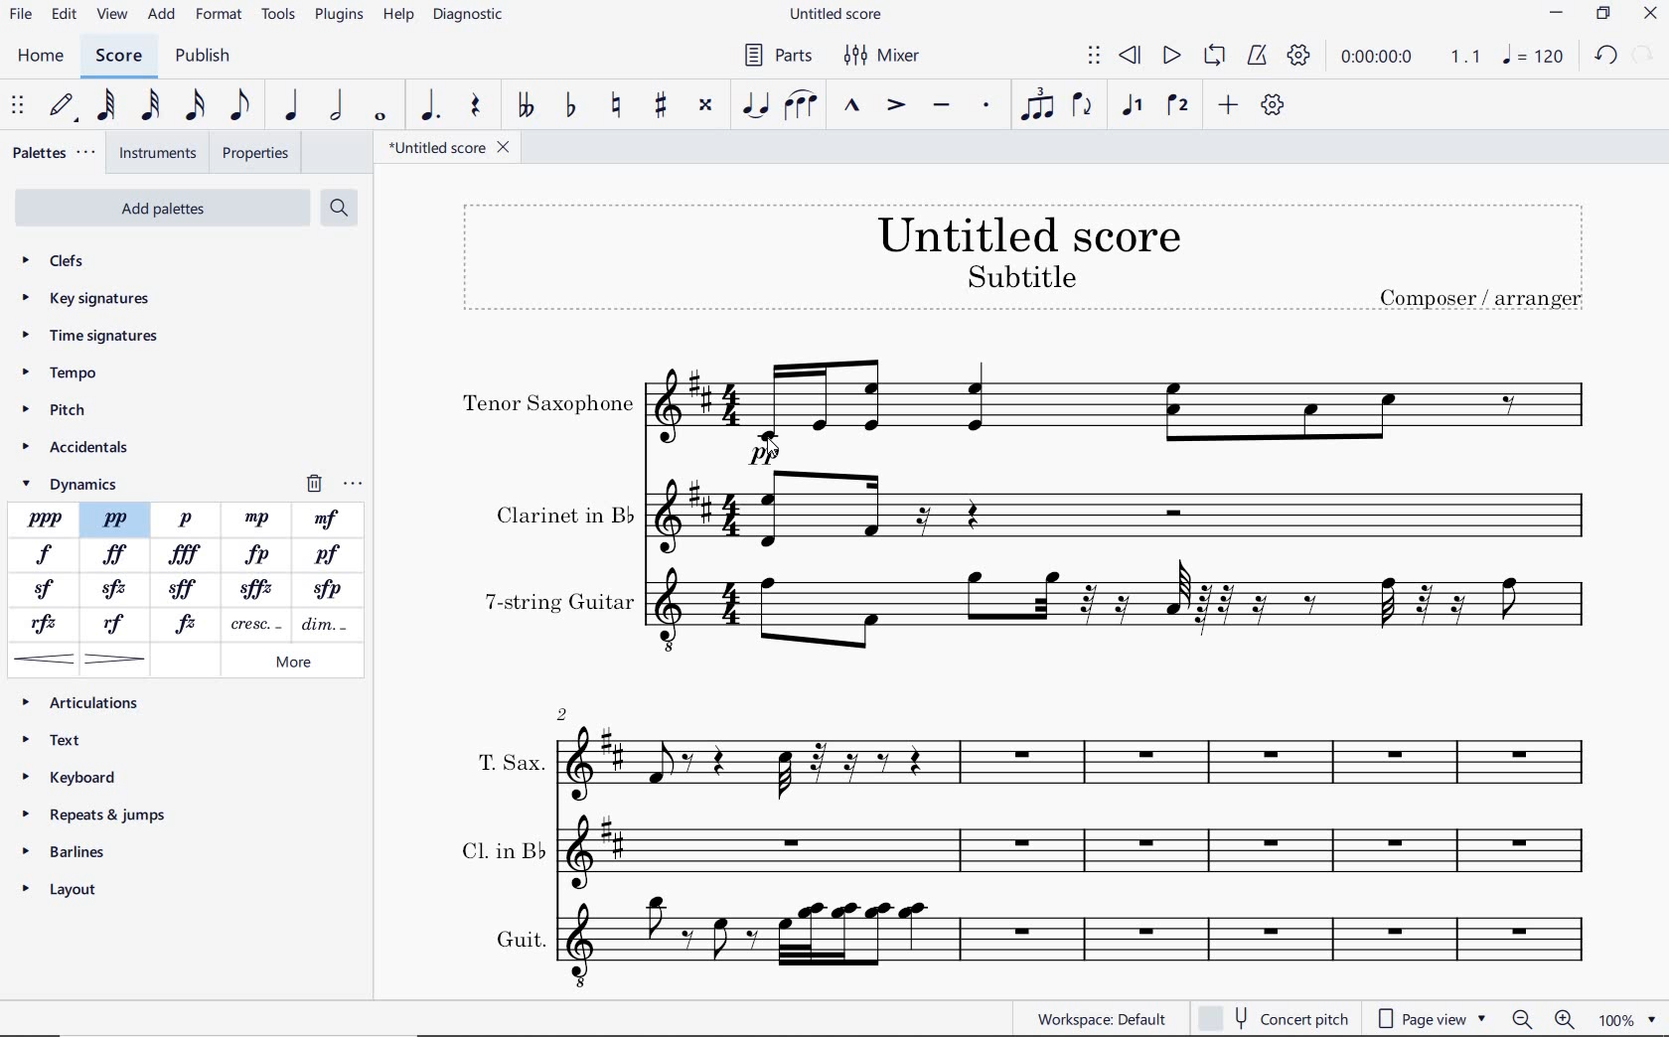  What do you see at coordinates (327, 519) in the screenshot?
I see `MF (MEZZO-FORTE)` at bounding box center [327, 519].